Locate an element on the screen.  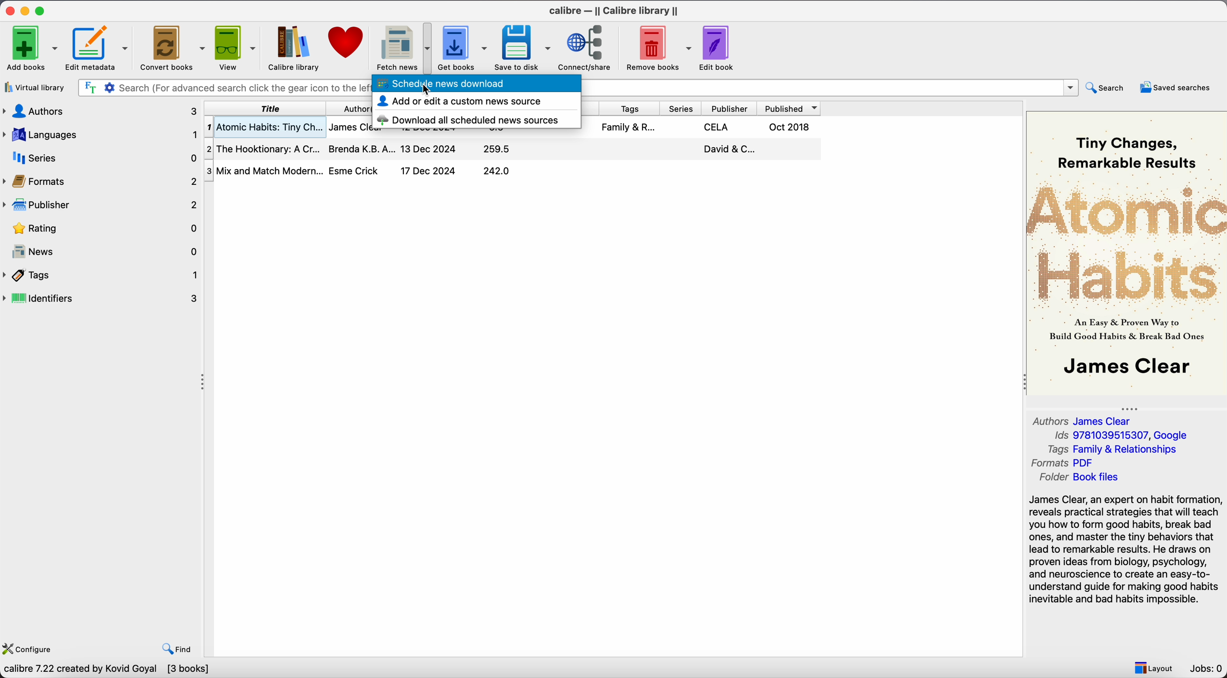
view is located at coordinates (234, 48).